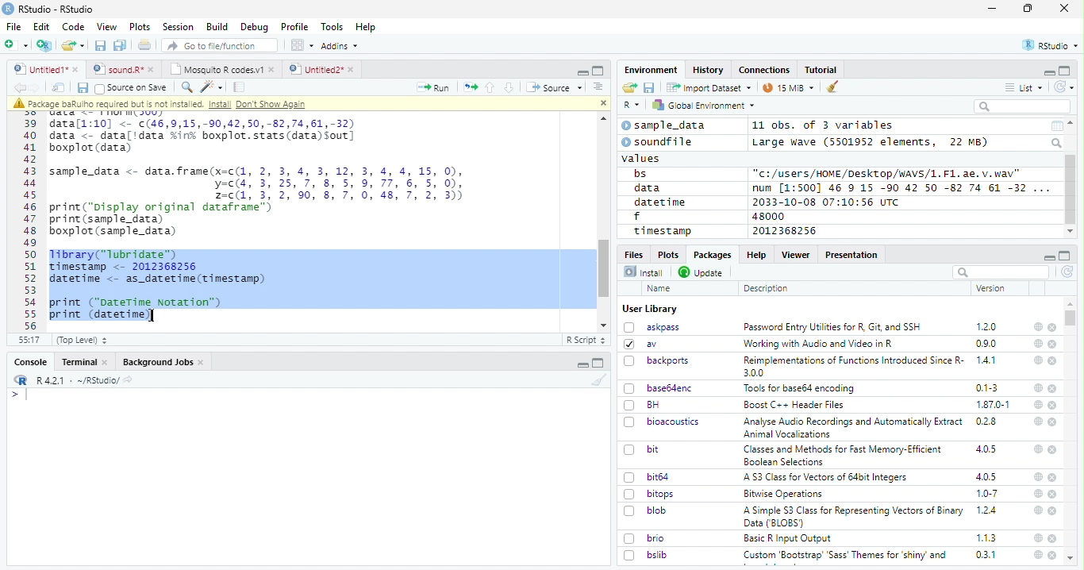 The height and width of the screenshot is (570, 1084). I want to click on Full screen, so click(598, 363).